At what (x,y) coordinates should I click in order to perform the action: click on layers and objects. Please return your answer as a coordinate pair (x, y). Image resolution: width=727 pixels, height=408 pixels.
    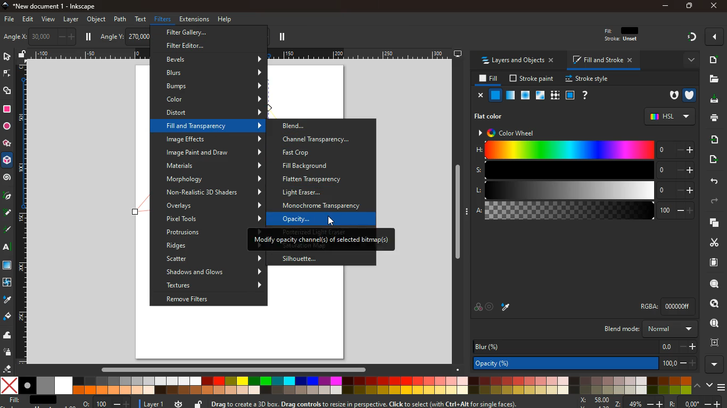
    Looking at the image, I should click on (521, 61).